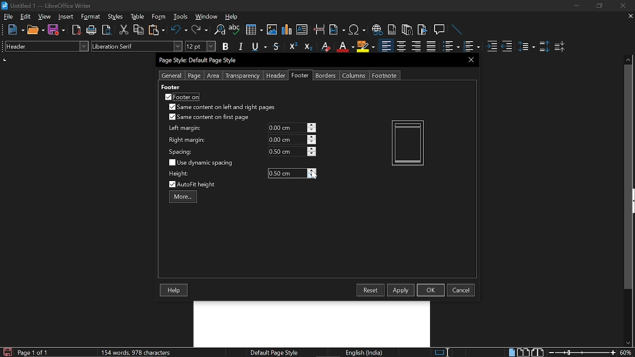 This screenshot has height=357, width=635. I want to click on Increase height hey Cortana, so click(312, 170).